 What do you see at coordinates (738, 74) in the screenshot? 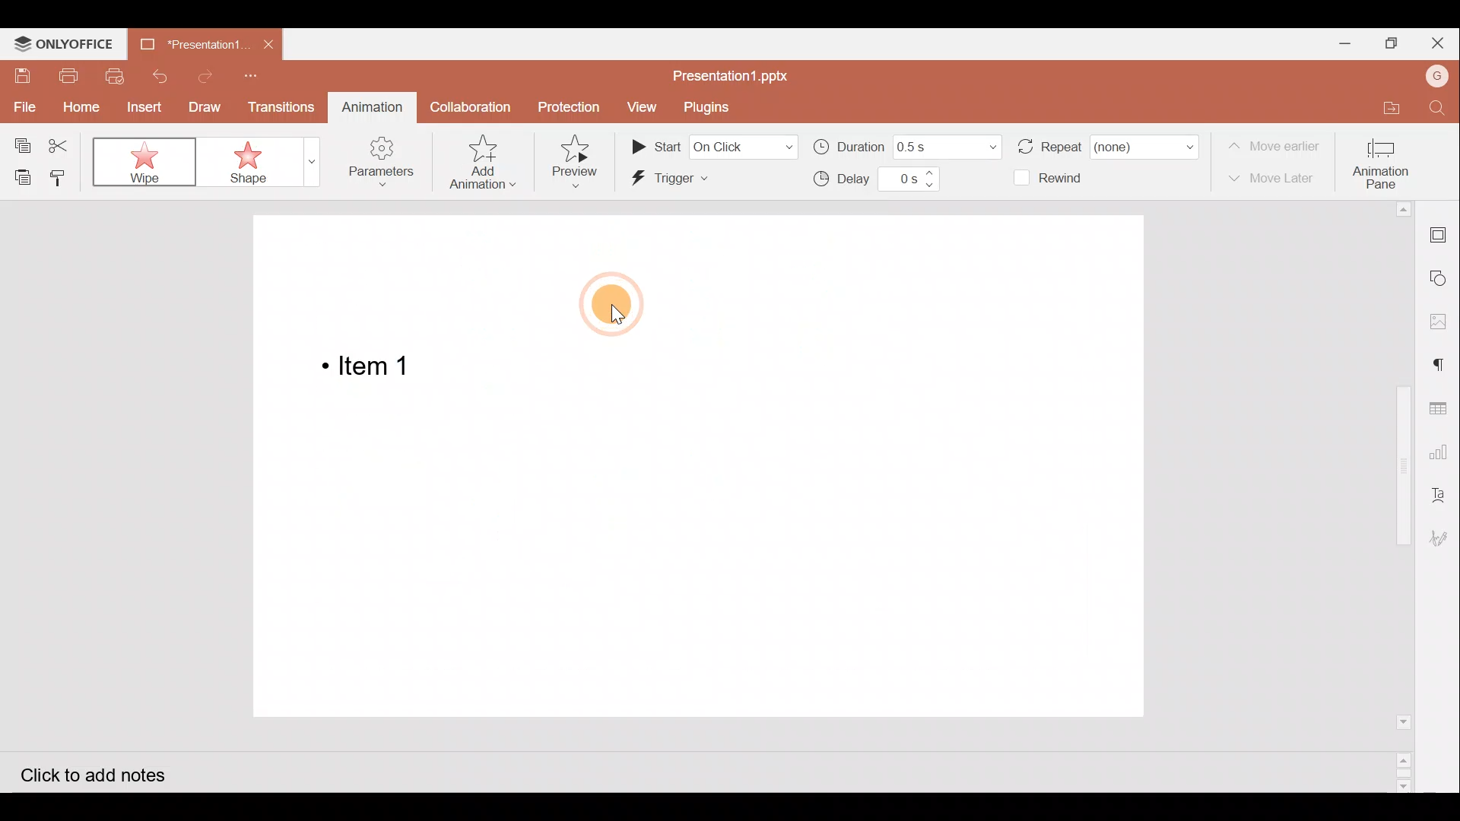
I see `Presentation1.pptx` at bounding box center [738, 74].